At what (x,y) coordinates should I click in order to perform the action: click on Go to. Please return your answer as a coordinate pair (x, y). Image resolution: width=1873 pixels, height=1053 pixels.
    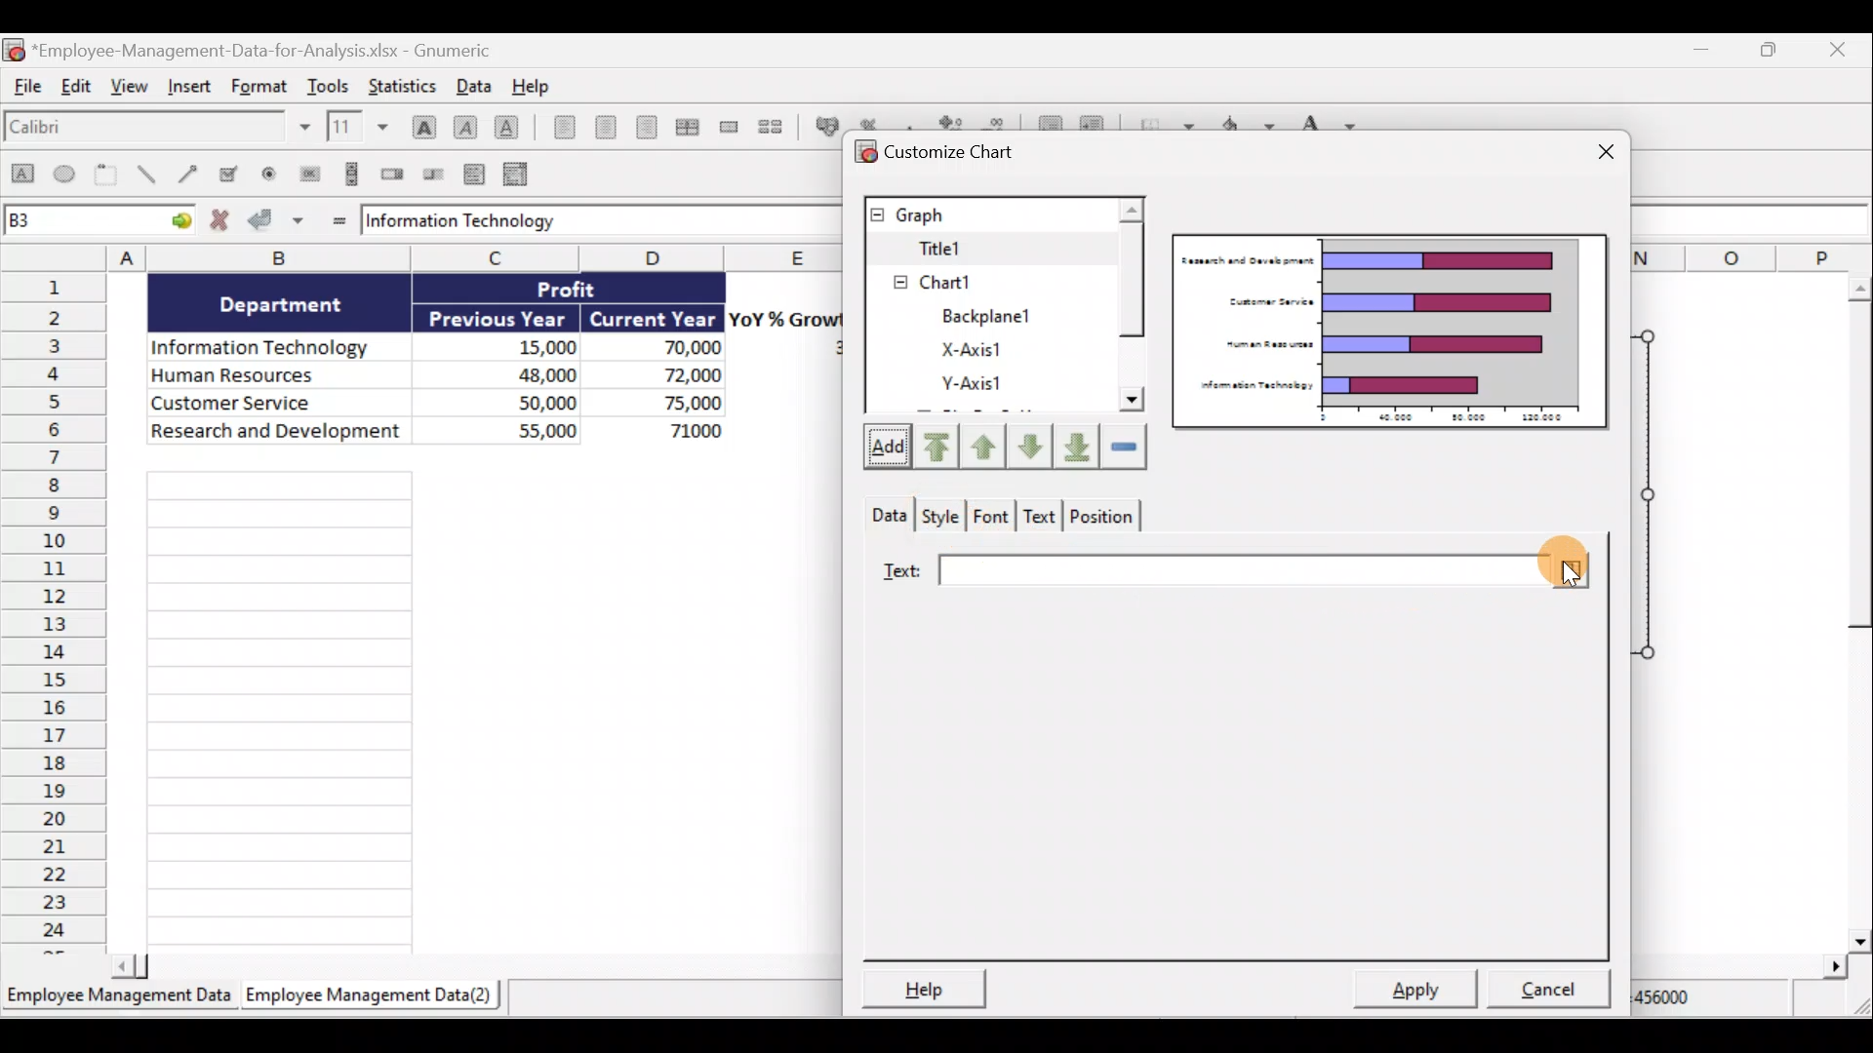
    Looking at the image, I should click on (178, 223).